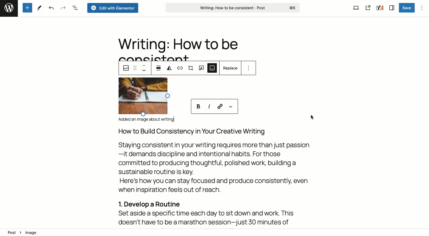 This screenshot has height=236, width=429. What do you see at coordinates (177, 44) in the screenshot?
I see `Writing: How to be` at bounding box center [177, 44].